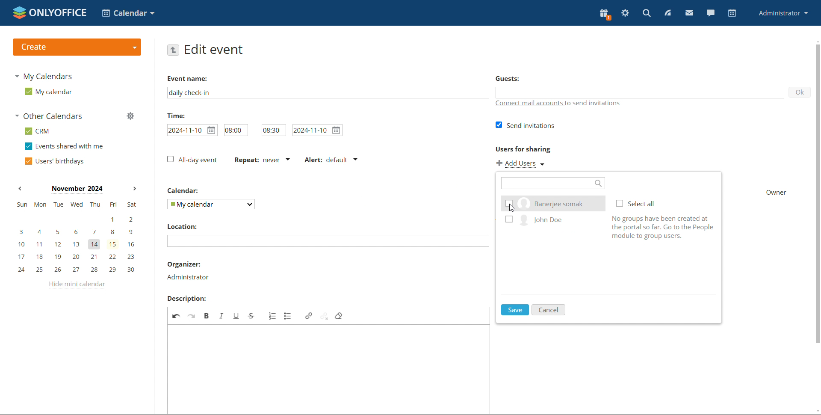 This screenshot has height=415, width=821. What do you see at coordinates (525, 80) in the screenshot?
I see `guest:` at bounding box center [525, 80].